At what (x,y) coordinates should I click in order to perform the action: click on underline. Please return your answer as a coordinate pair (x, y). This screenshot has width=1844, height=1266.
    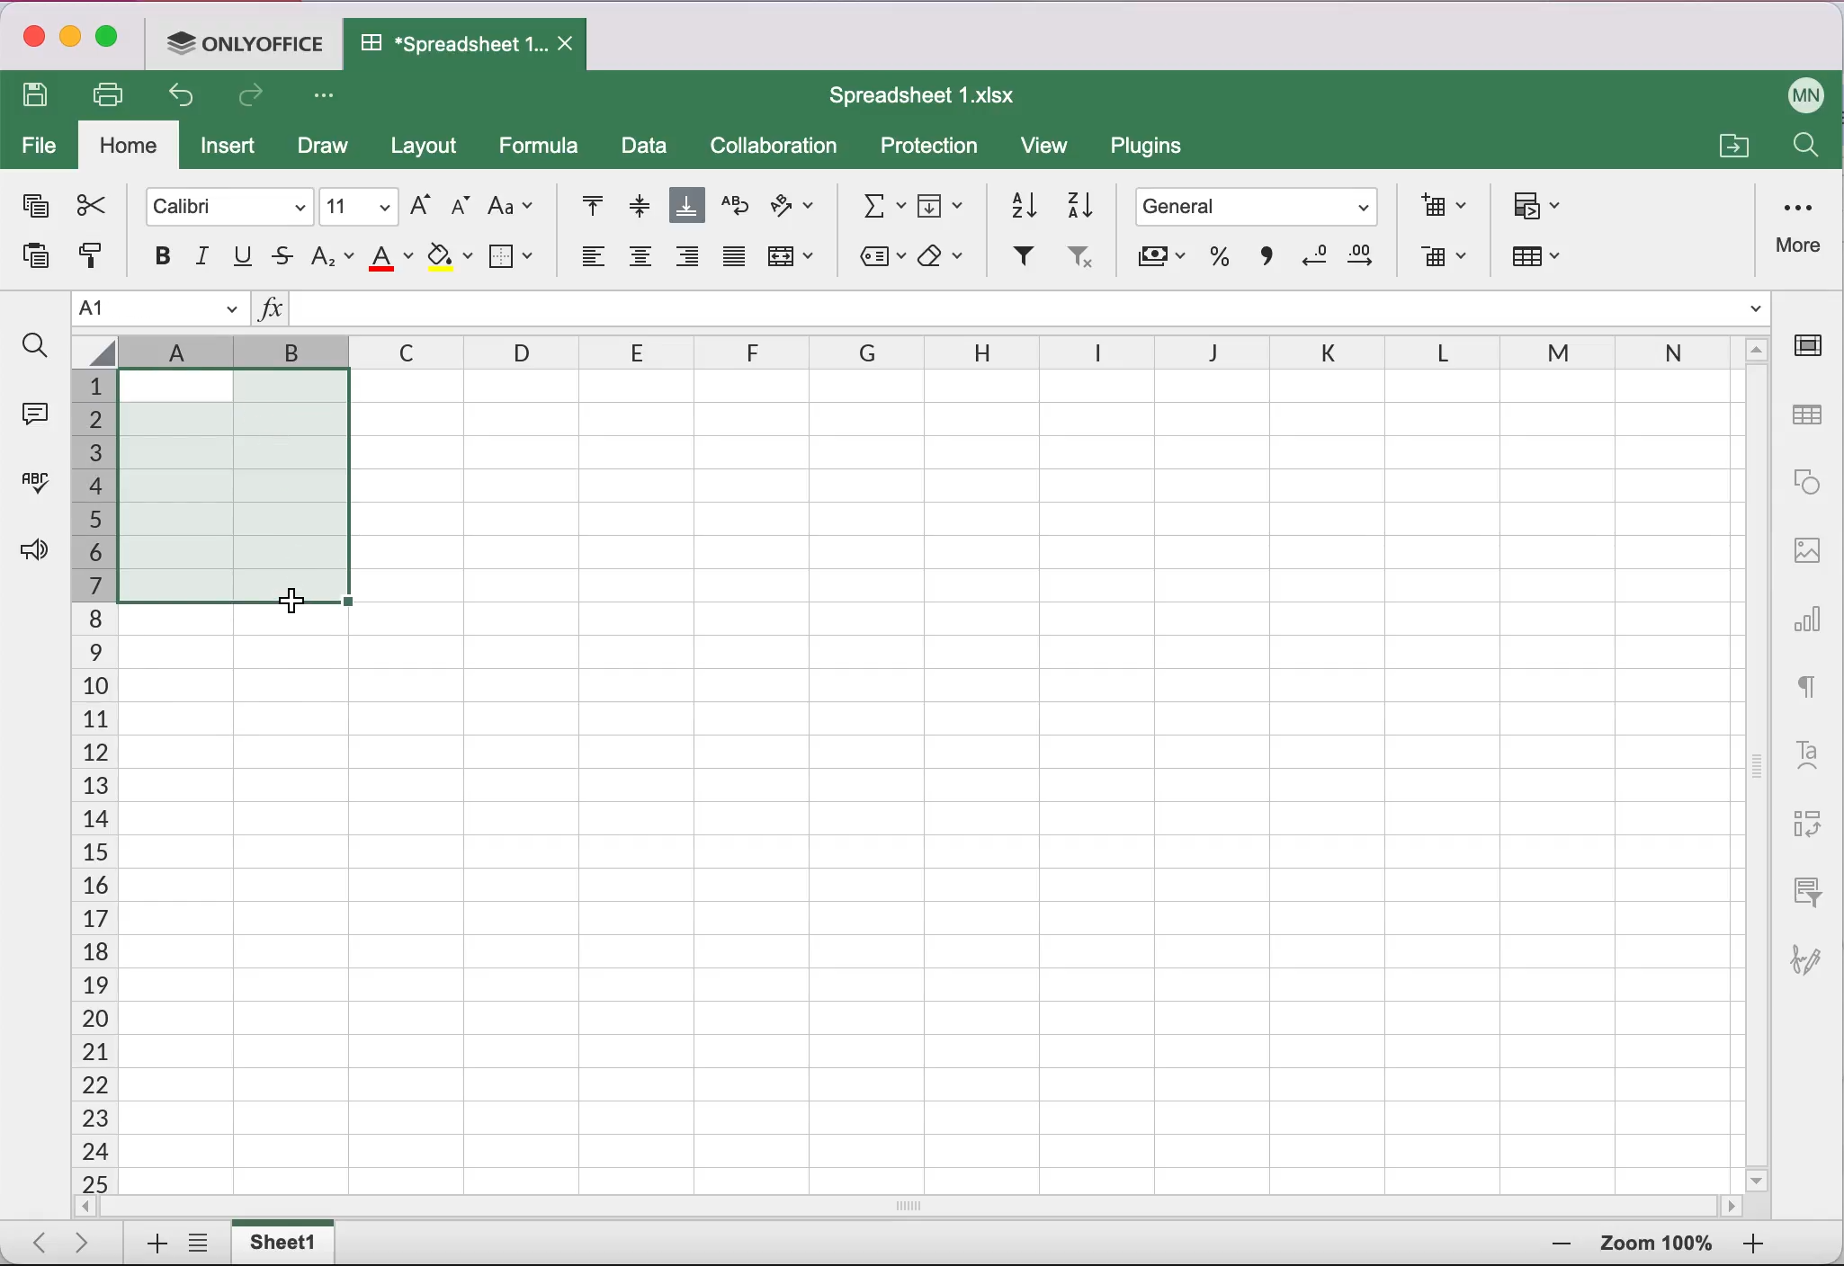
    Looking at the image, I should click on (245, 257).